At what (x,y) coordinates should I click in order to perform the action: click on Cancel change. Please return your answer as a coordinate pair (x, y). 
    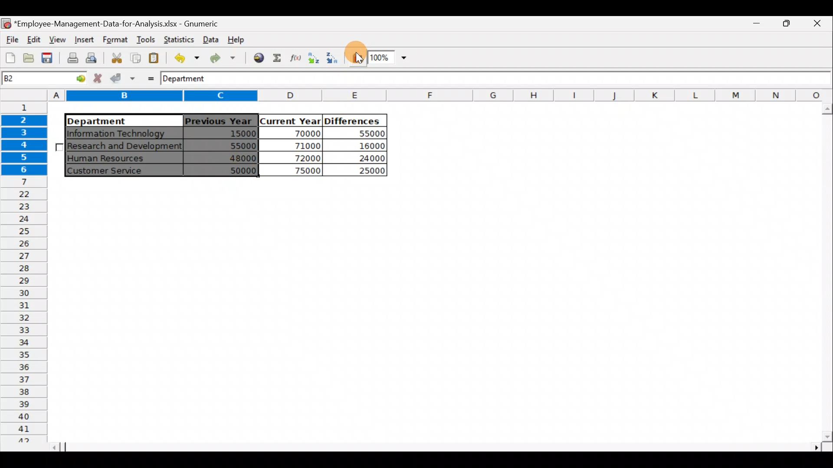
    Looking at the image, I should click on (98, 79).